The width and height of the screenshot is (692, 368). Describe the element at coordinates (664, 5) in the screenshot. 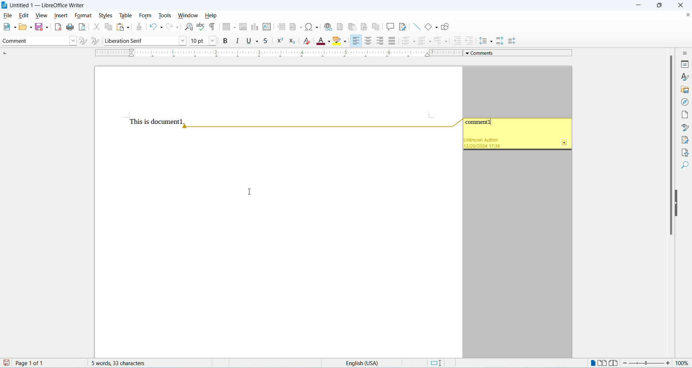

I see `maximize` at that location.